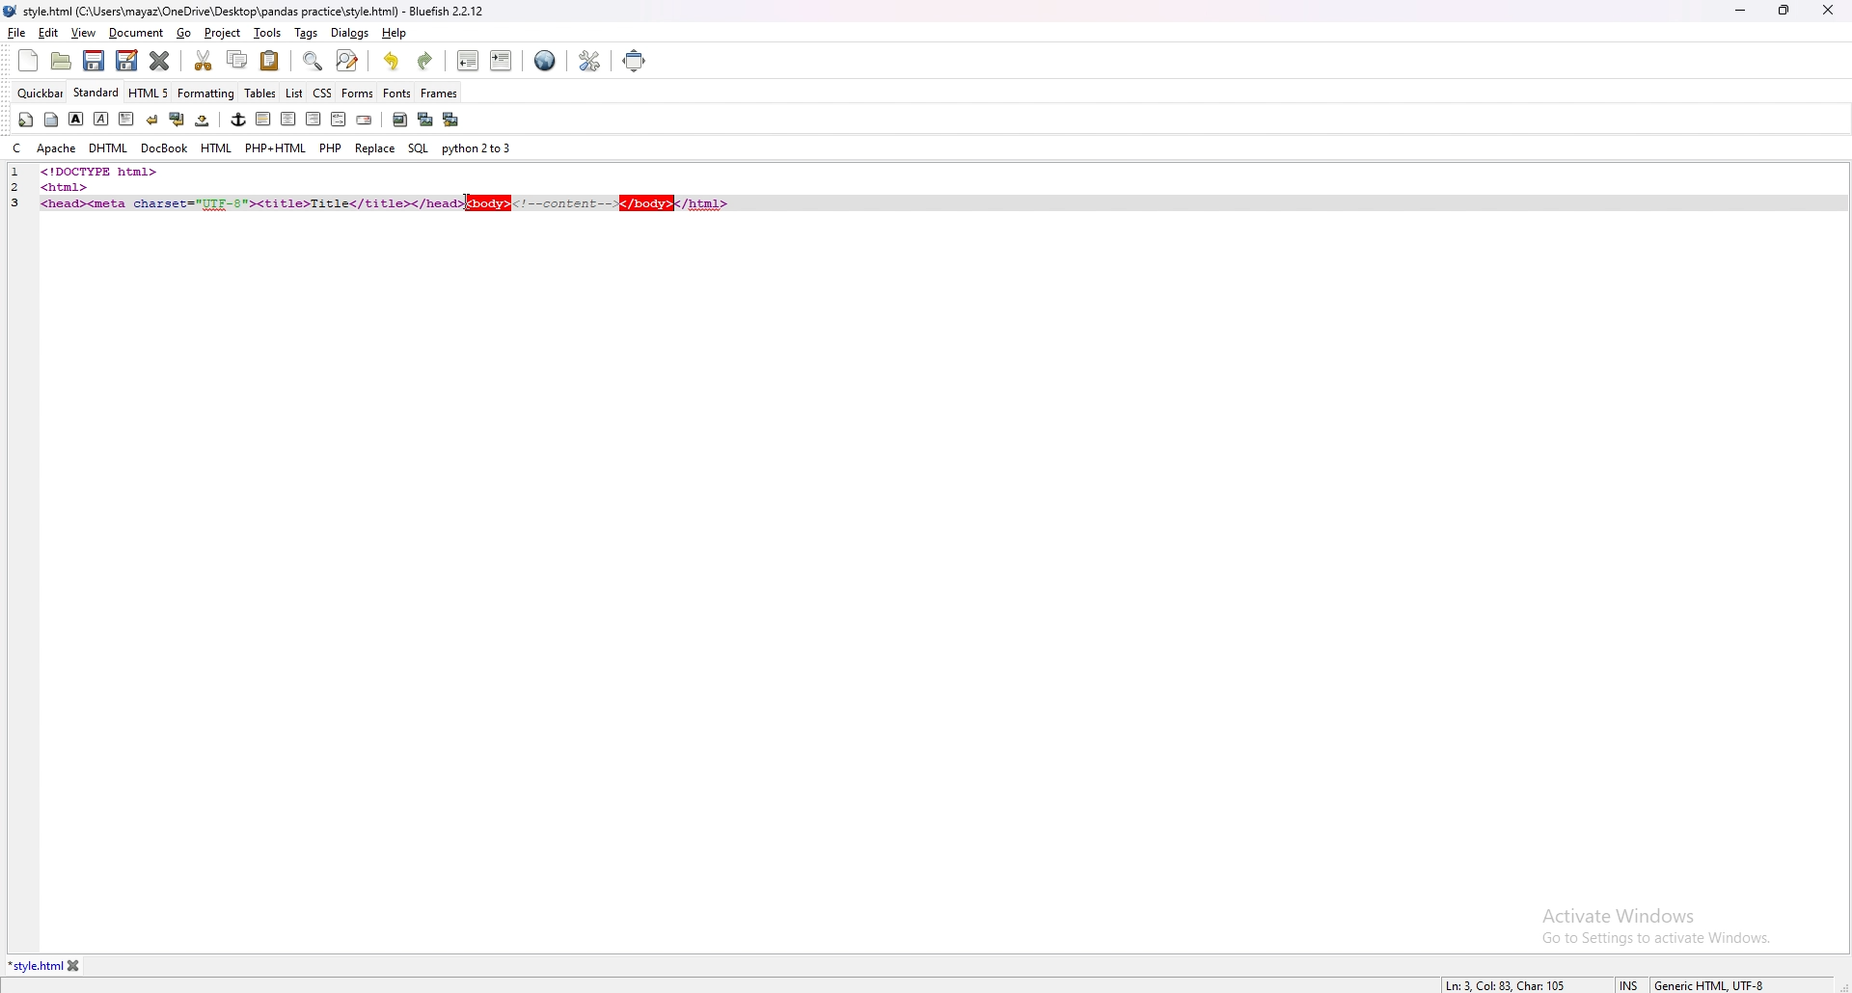  What do you see at coordinates (205, 60) in the screenshot?
I see `cut` at bounding box center [205, 60].